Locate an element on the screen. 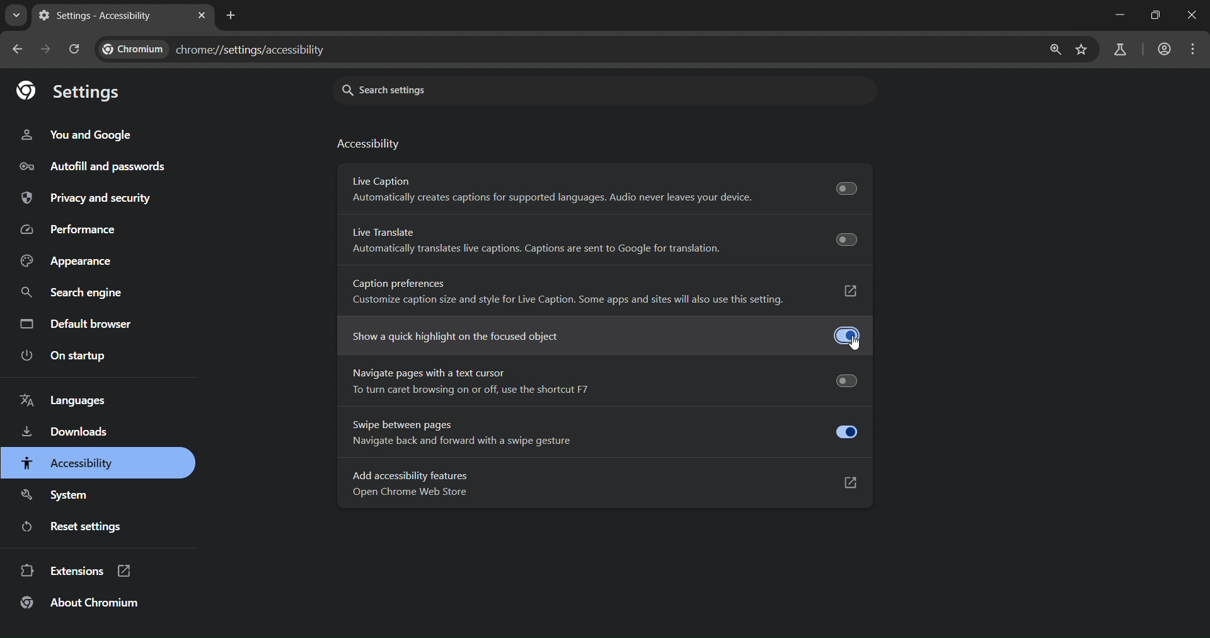  you and google is located at coordinates (79, 136).